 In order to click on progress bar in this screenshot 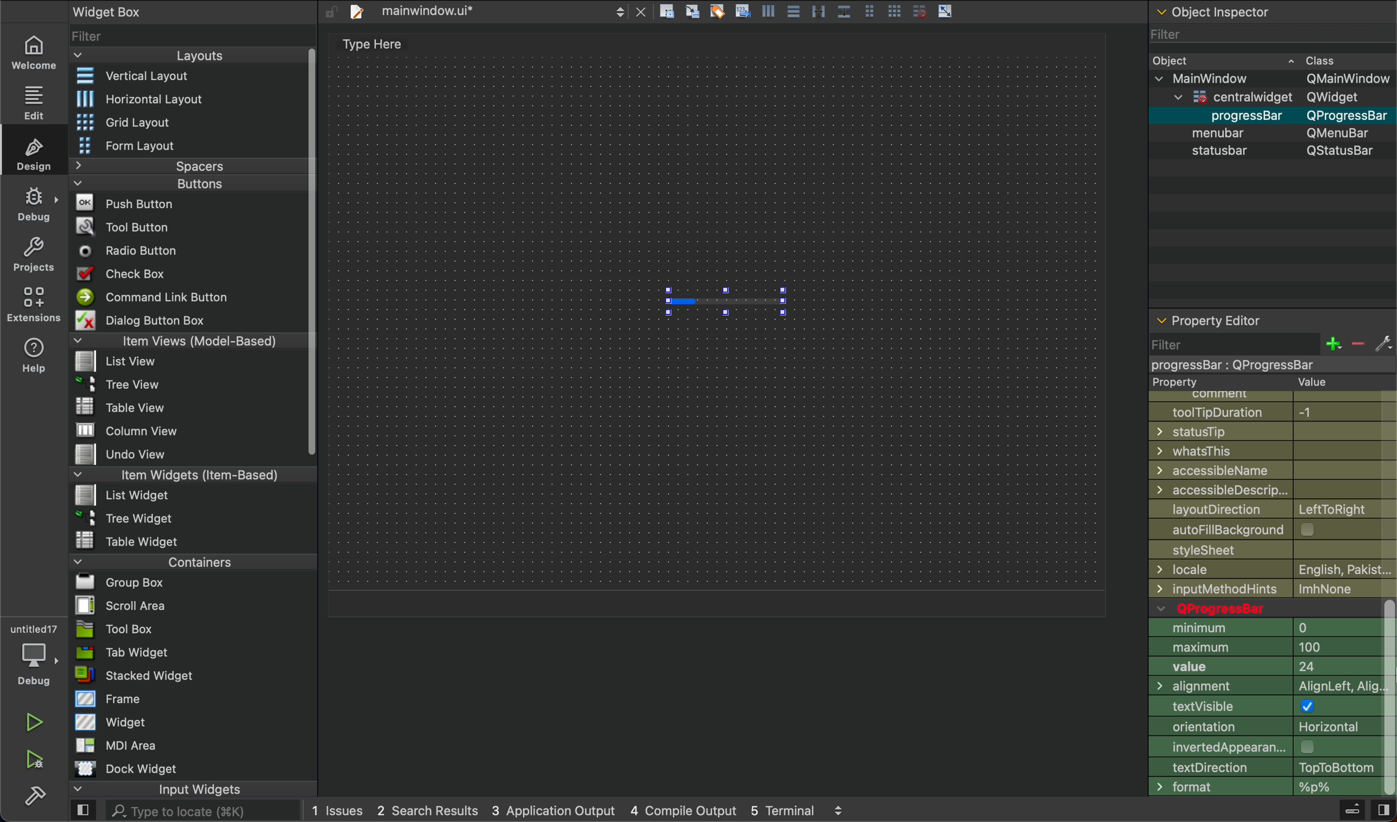, I will do `click(725, 302)`.